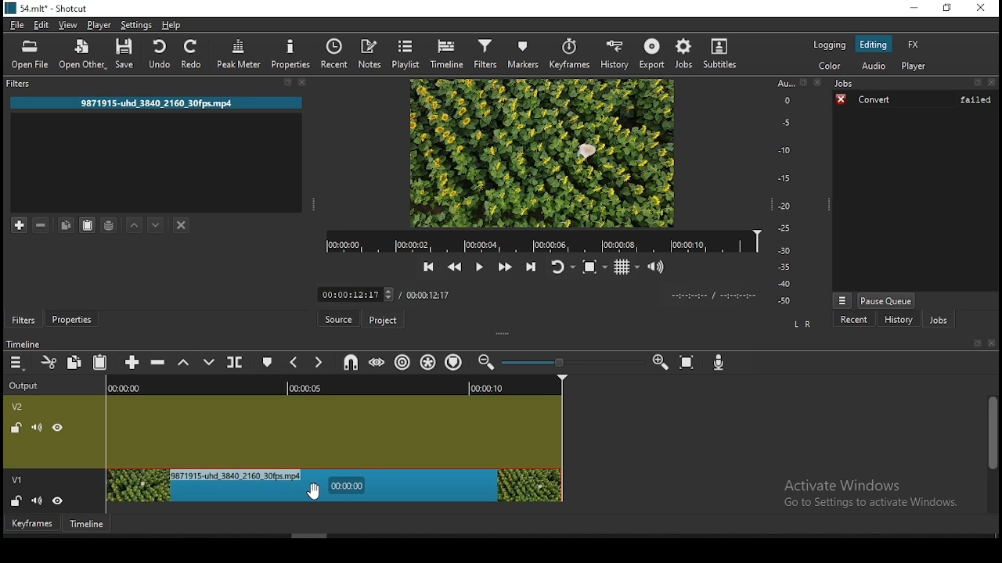  Describe the element at coordinates (25, 345) in the screenshot. I see `timeline` at that location.